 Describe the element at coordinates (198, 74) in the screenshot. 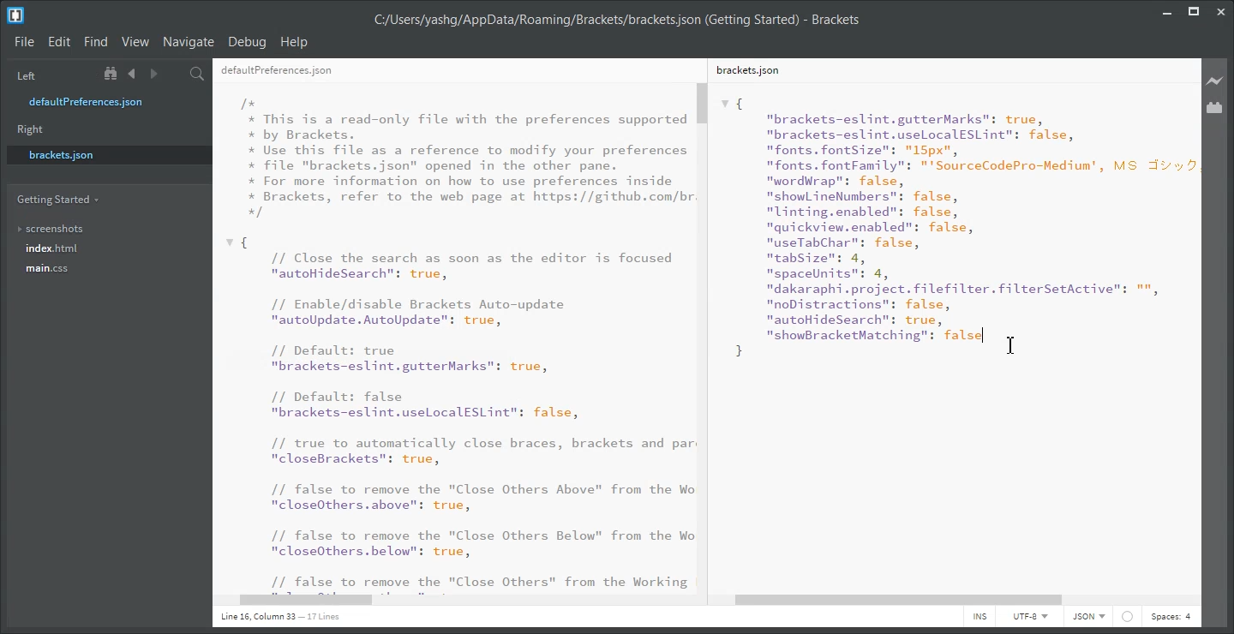

I see `Find in files` at that location.